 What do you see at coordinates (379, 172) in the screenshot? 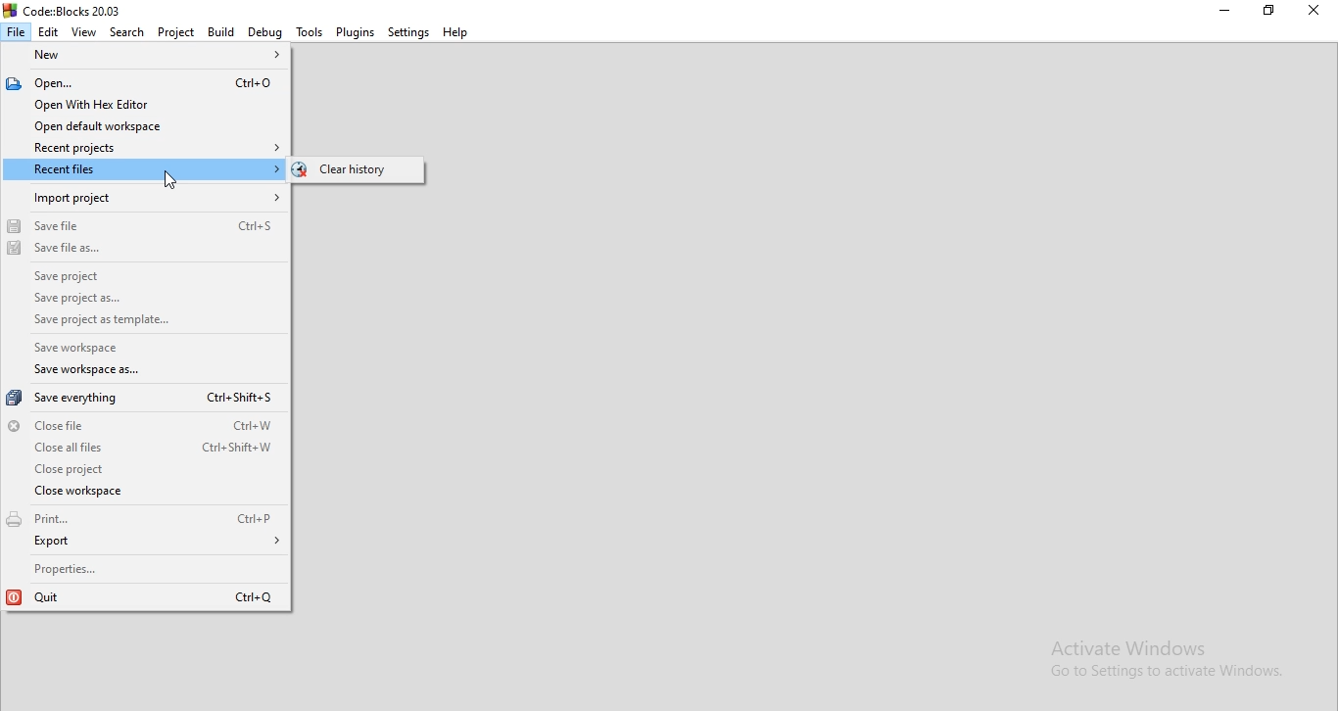
I see `Clear history` at bounding box center [379, 172].